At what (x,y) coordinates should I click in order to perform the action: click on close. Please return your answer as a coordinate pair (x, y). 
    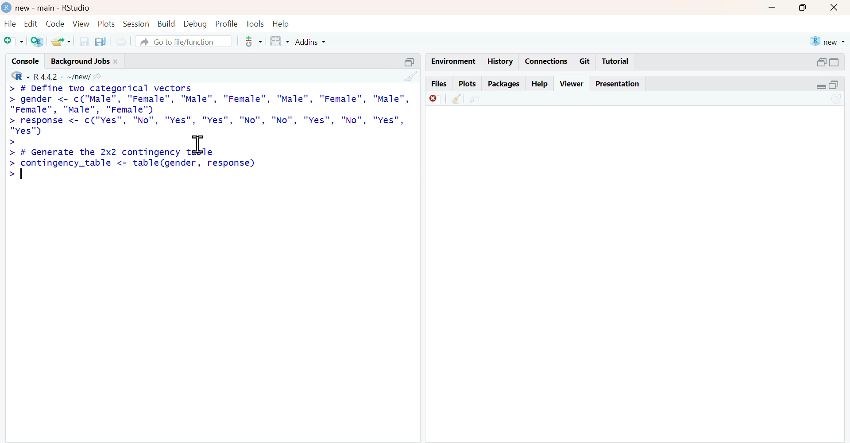
    Looking at the image, I should click on (116, 62).